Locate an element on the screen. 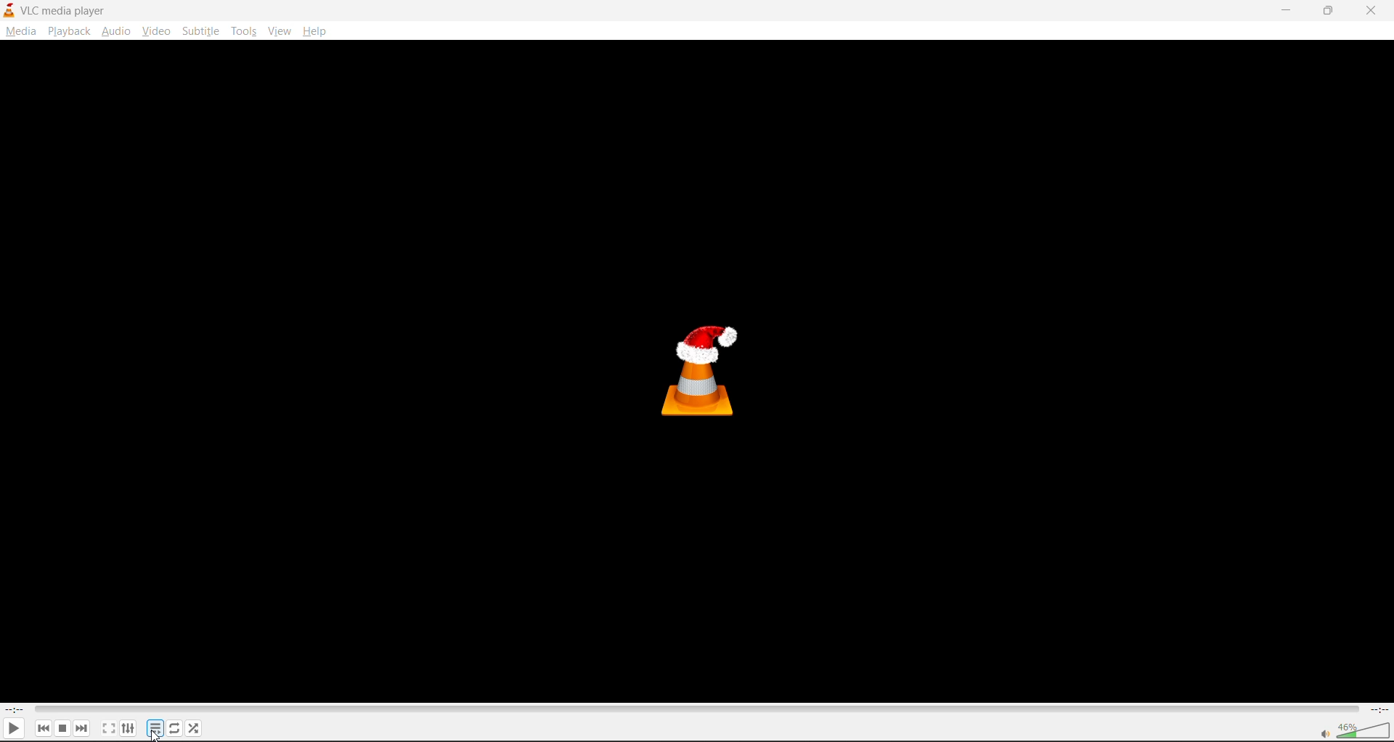 The width and height of the screenshot is (1394, 742). previous is located at coordinates (39, 726).